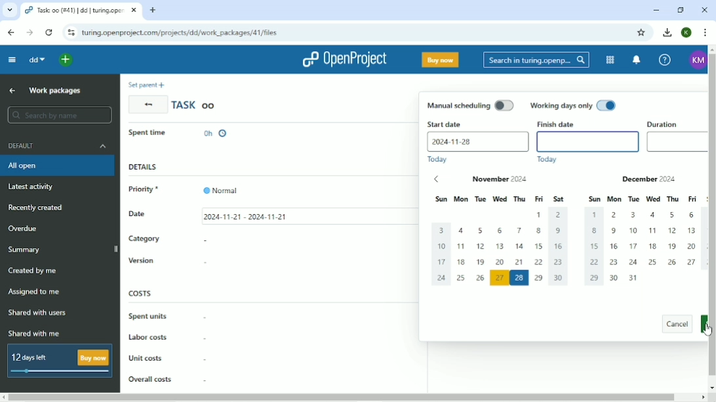  What do you see at coordinates (668, 33) in the screenshot?
I see `Downloads` at bounding box center [668, 33].